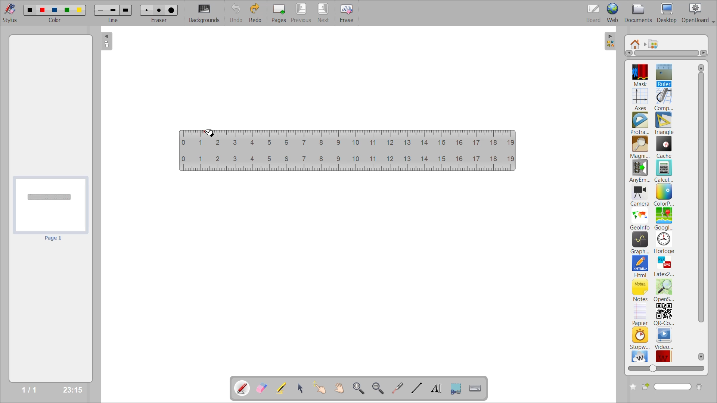 Image resolution: width=717 pixels, height=403 pixels. What do you see at coordinates (107, 42) in the screenshot?
I see `collapse` at bounding box center [107, 42].